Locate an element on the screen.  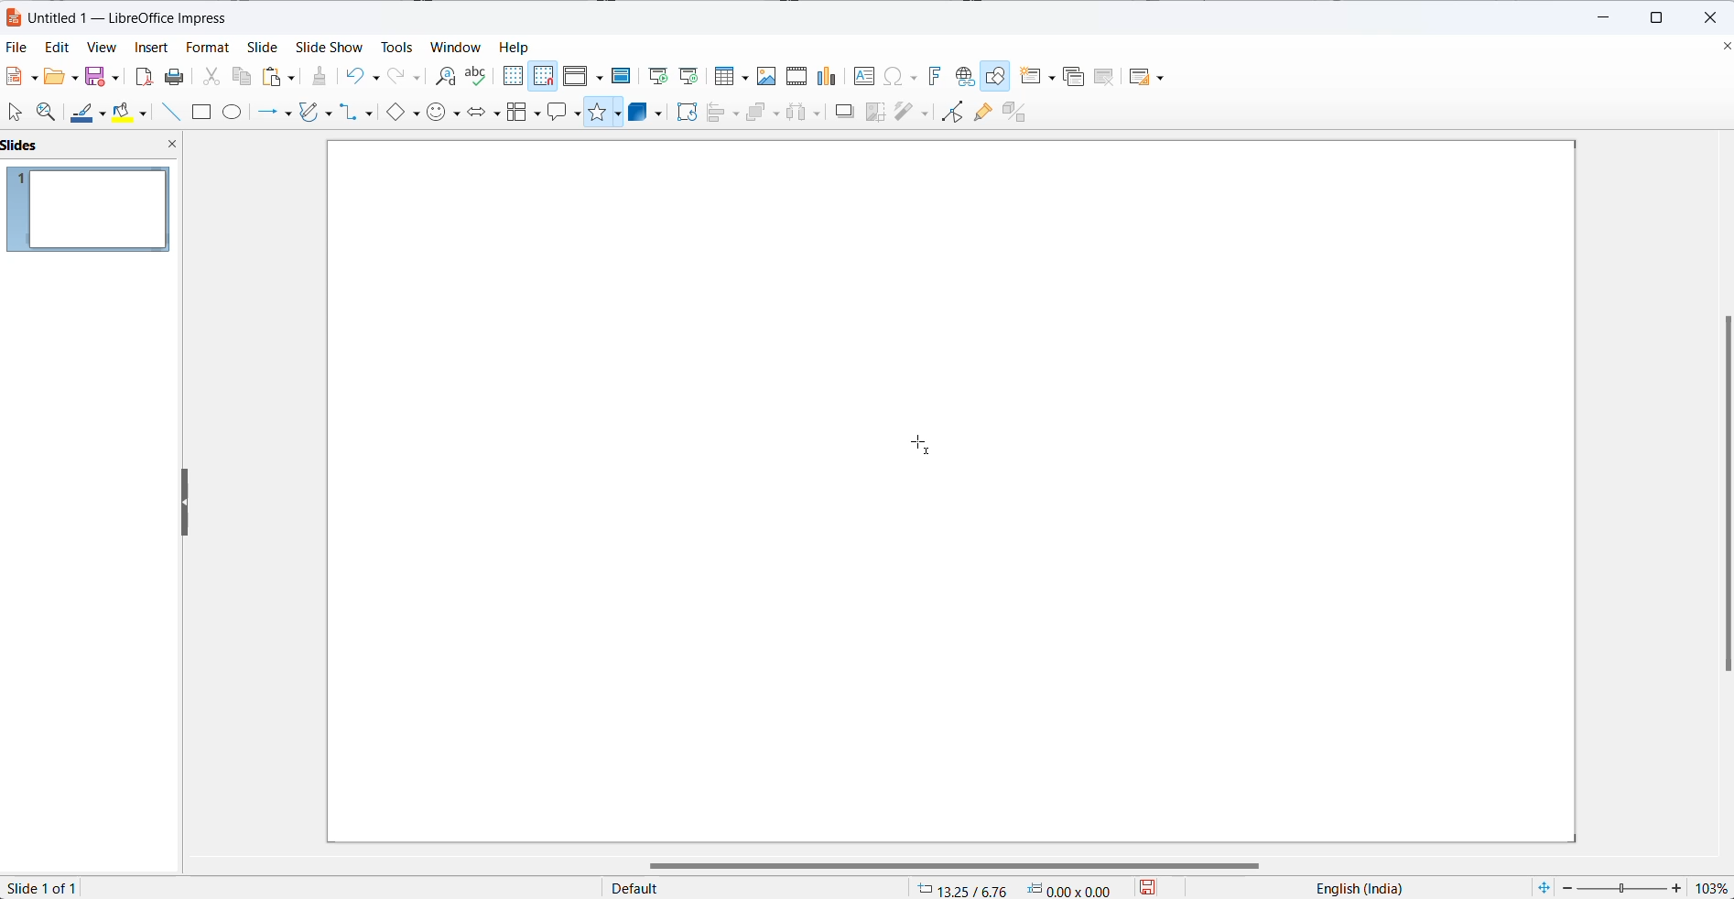
zoom percentage is located at coordinates (1714, 887).